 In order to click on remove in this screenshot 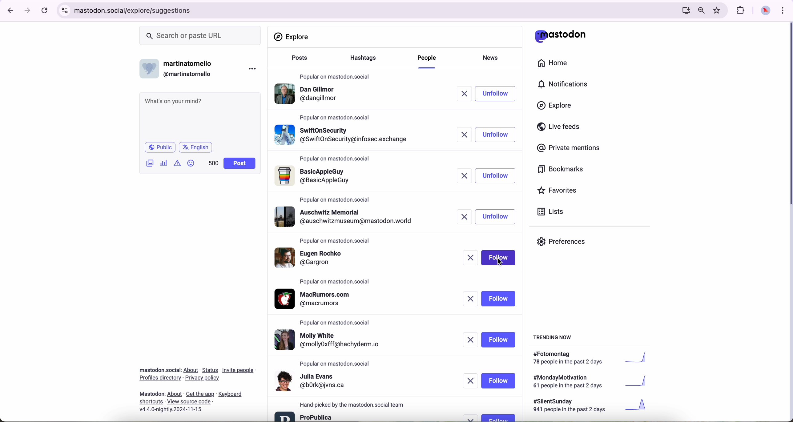, I will do `click(472, 259)`.